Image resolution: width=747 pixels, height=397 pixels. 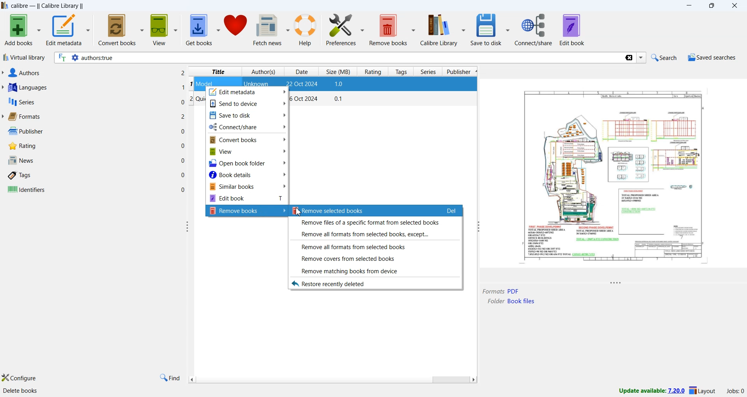 I want to click on 0, so click(x=183, y=175).